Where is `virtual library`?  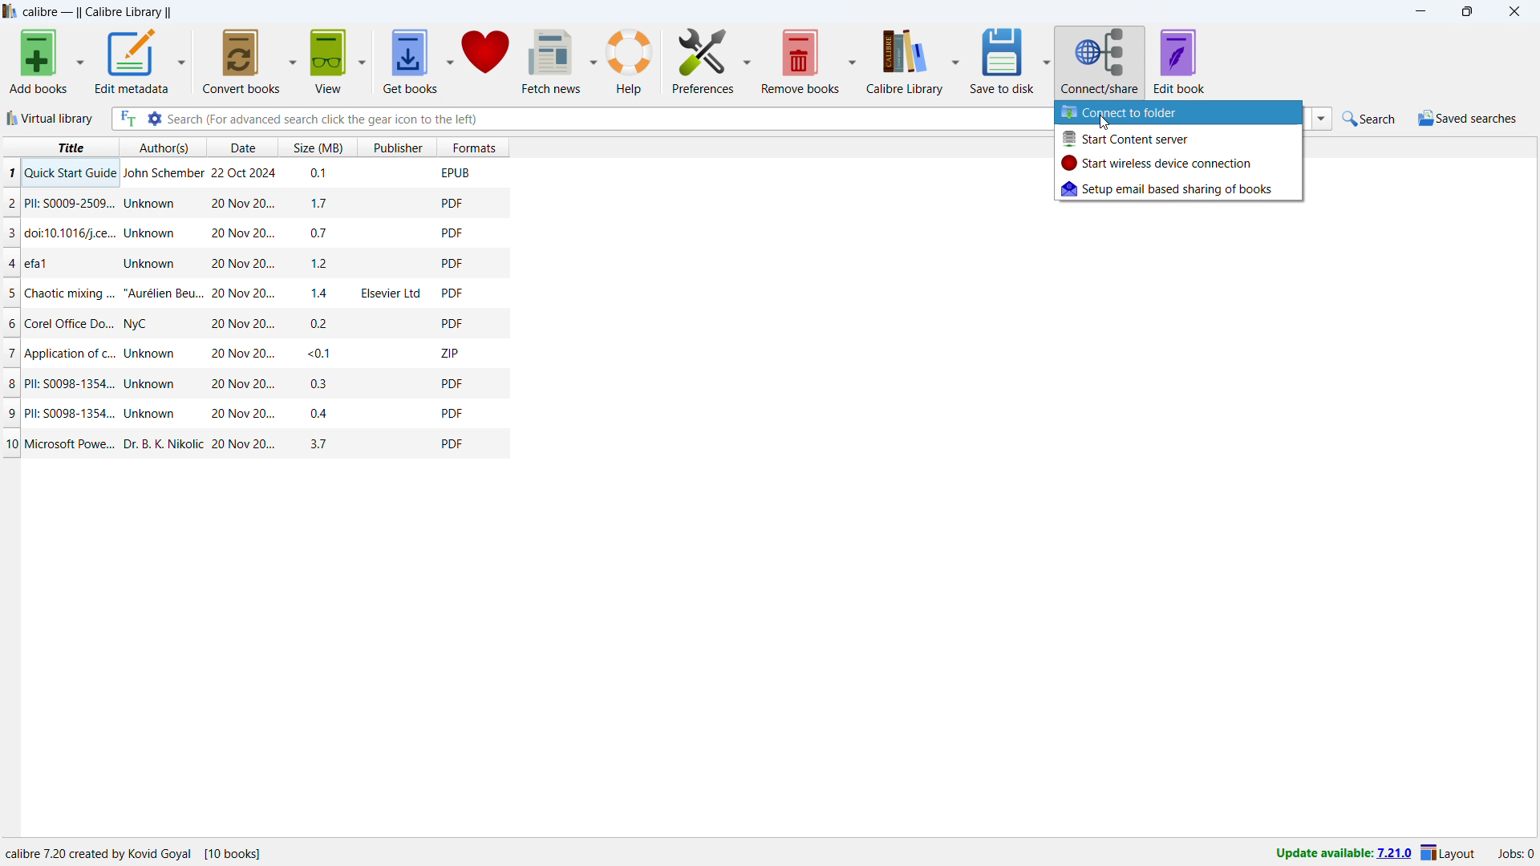
virtual library is located at coordinates (51, 118).